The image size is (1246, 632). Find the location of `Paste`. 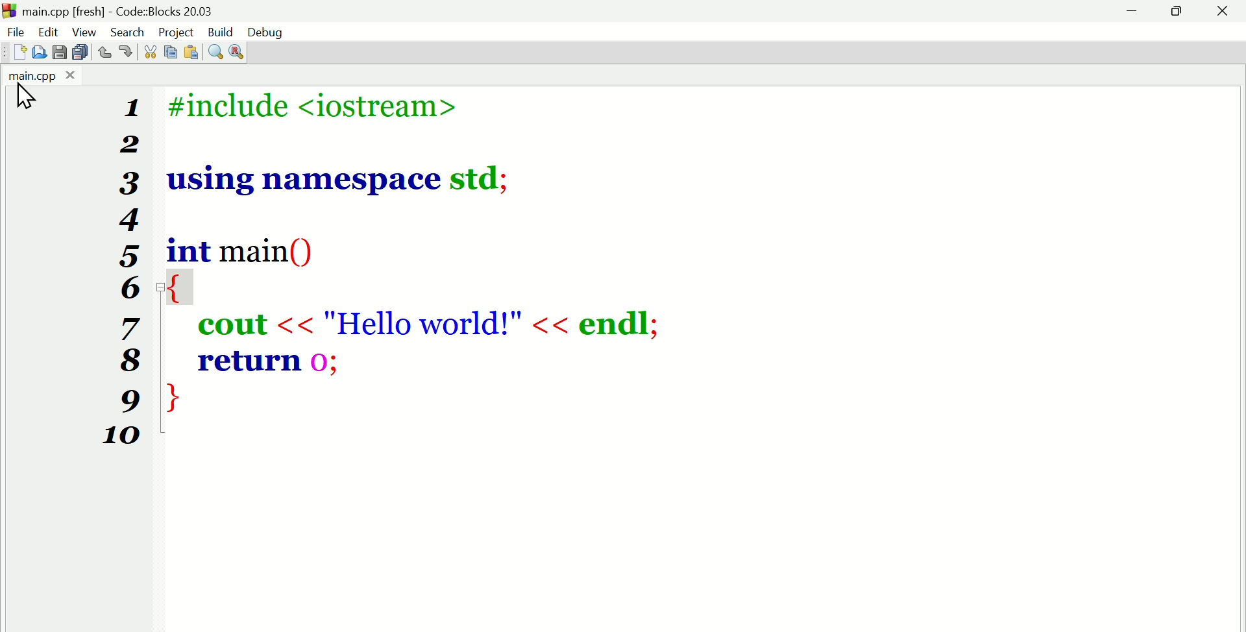

Paste is located at coordinates (194, 50).